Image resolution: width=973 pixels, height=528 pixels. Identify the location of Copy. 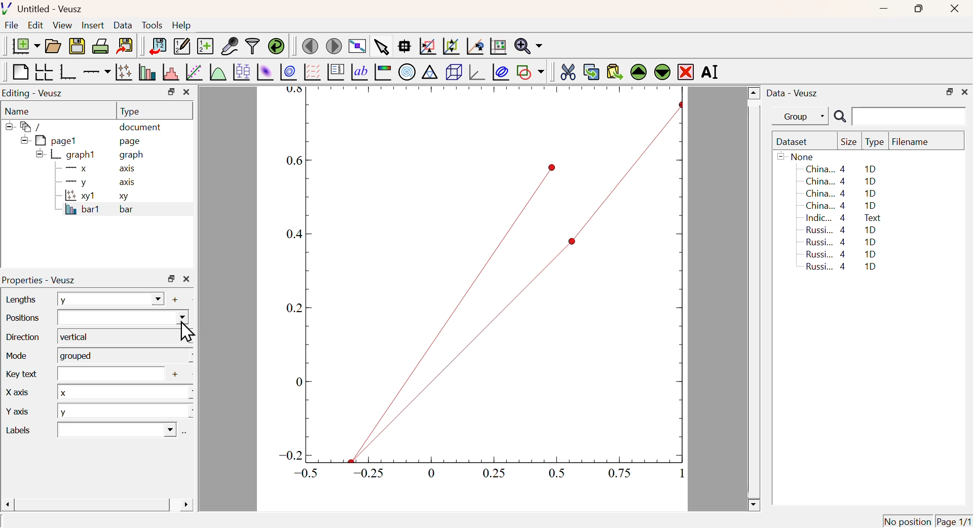
(591, 72).